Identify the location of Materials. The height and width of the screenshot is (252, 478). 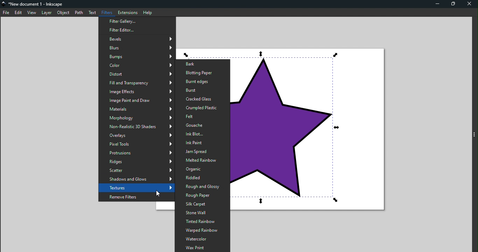
(136, 108).